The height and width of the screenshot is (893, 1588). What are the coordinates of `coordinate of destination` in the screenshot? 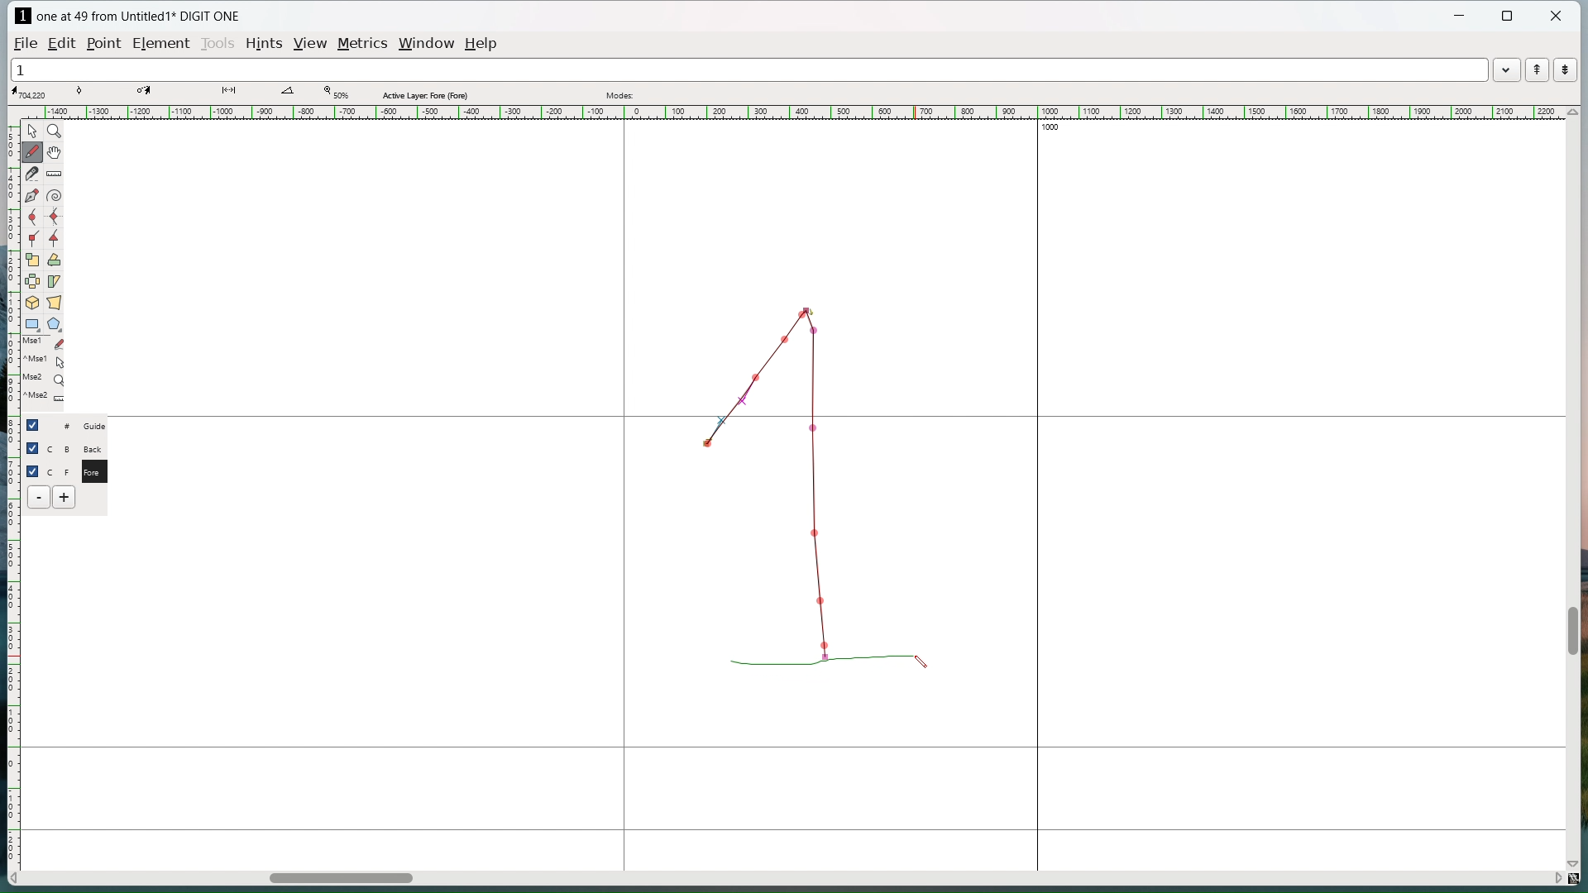 It's located at (160, 93).